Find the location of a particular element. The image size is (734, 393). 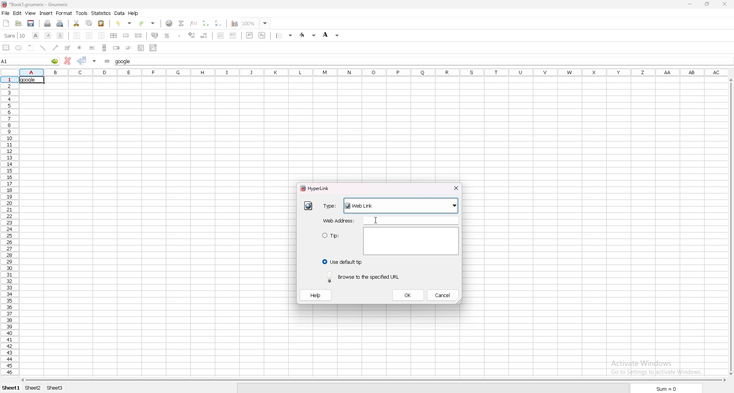

hyperlink is located at coordinates (309, 206).